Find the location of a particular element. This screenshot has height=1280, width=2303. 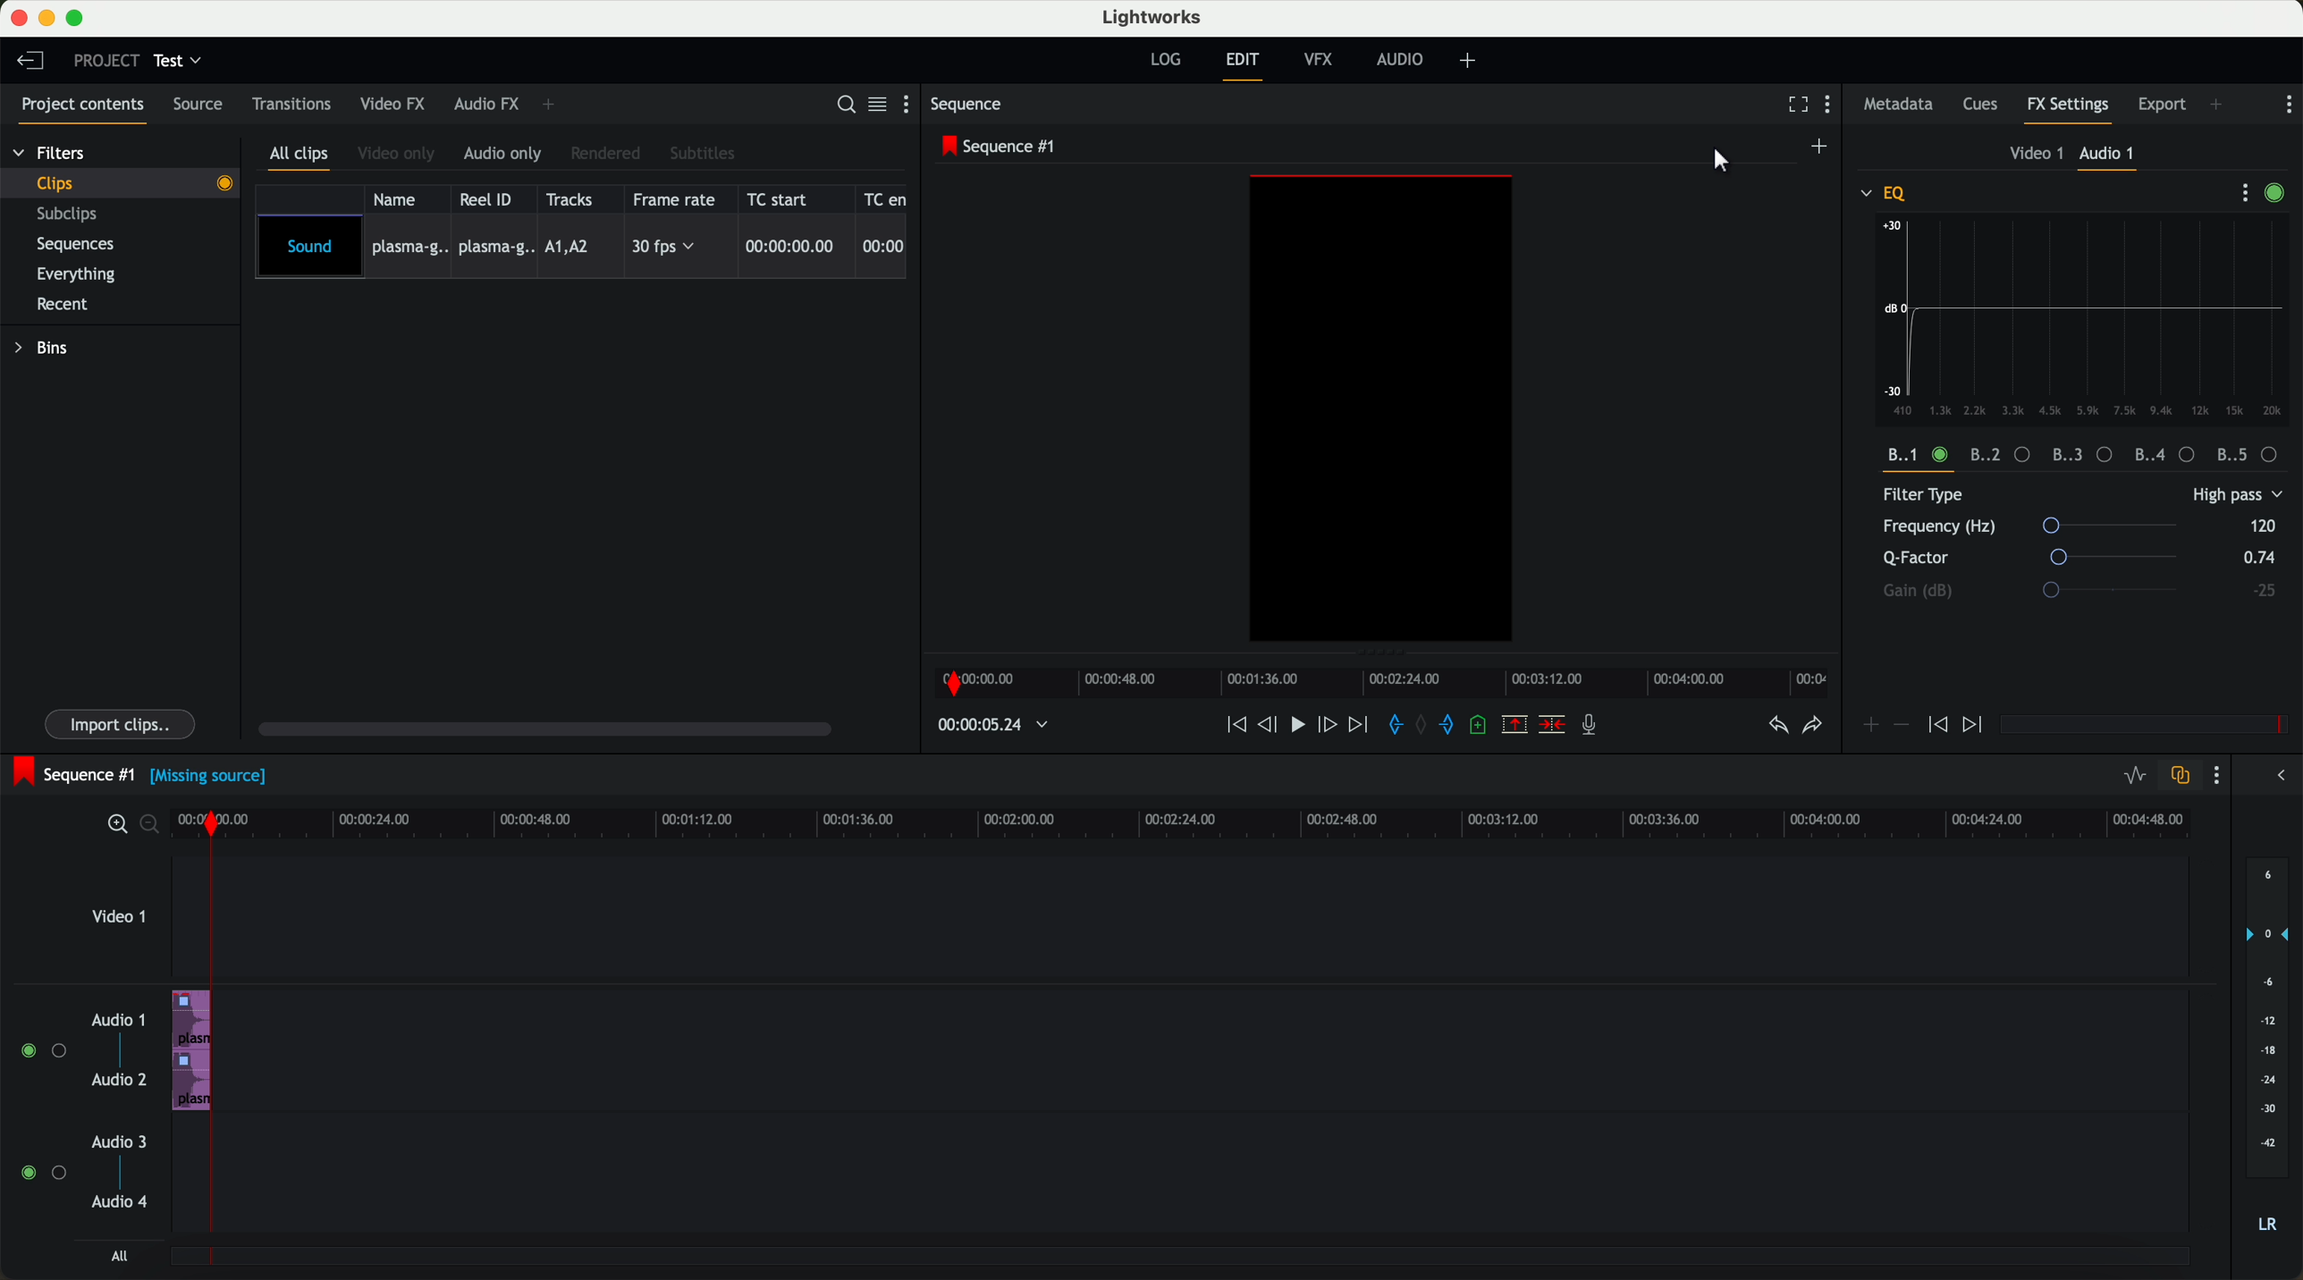

scroll bar is located at coordinates (554, 731).